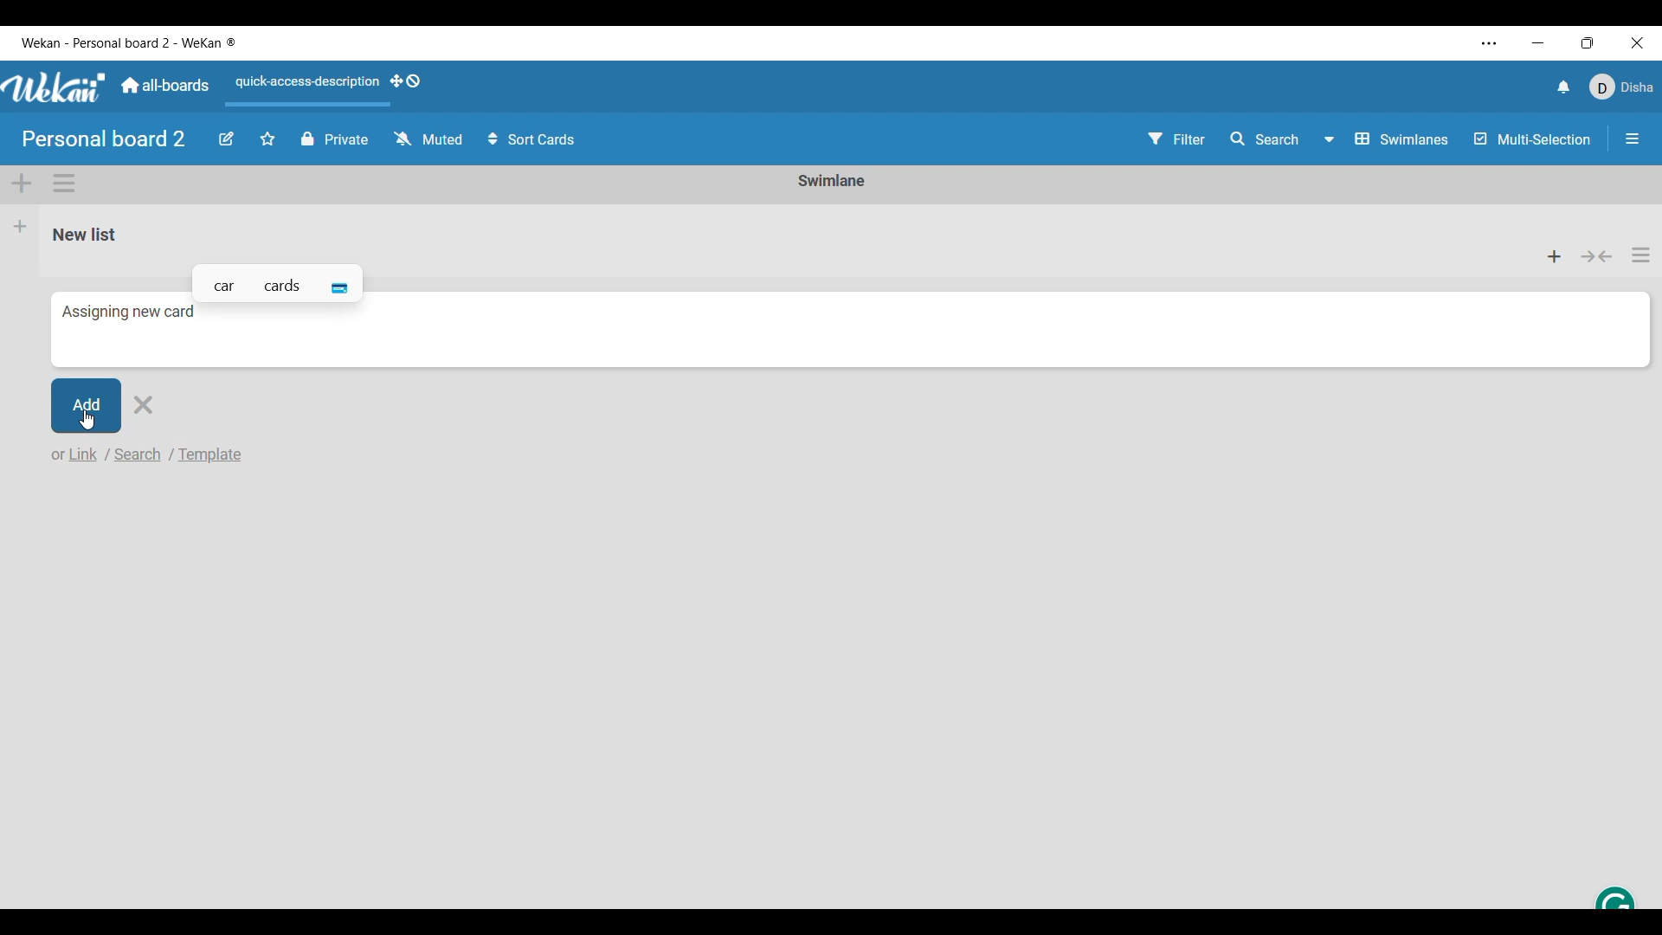 The height and width of the screenshot is (935, 1662). Describe the element at coordinates (1633, 139) in the screenshot. I see `Open/Close sidebar` at that location.